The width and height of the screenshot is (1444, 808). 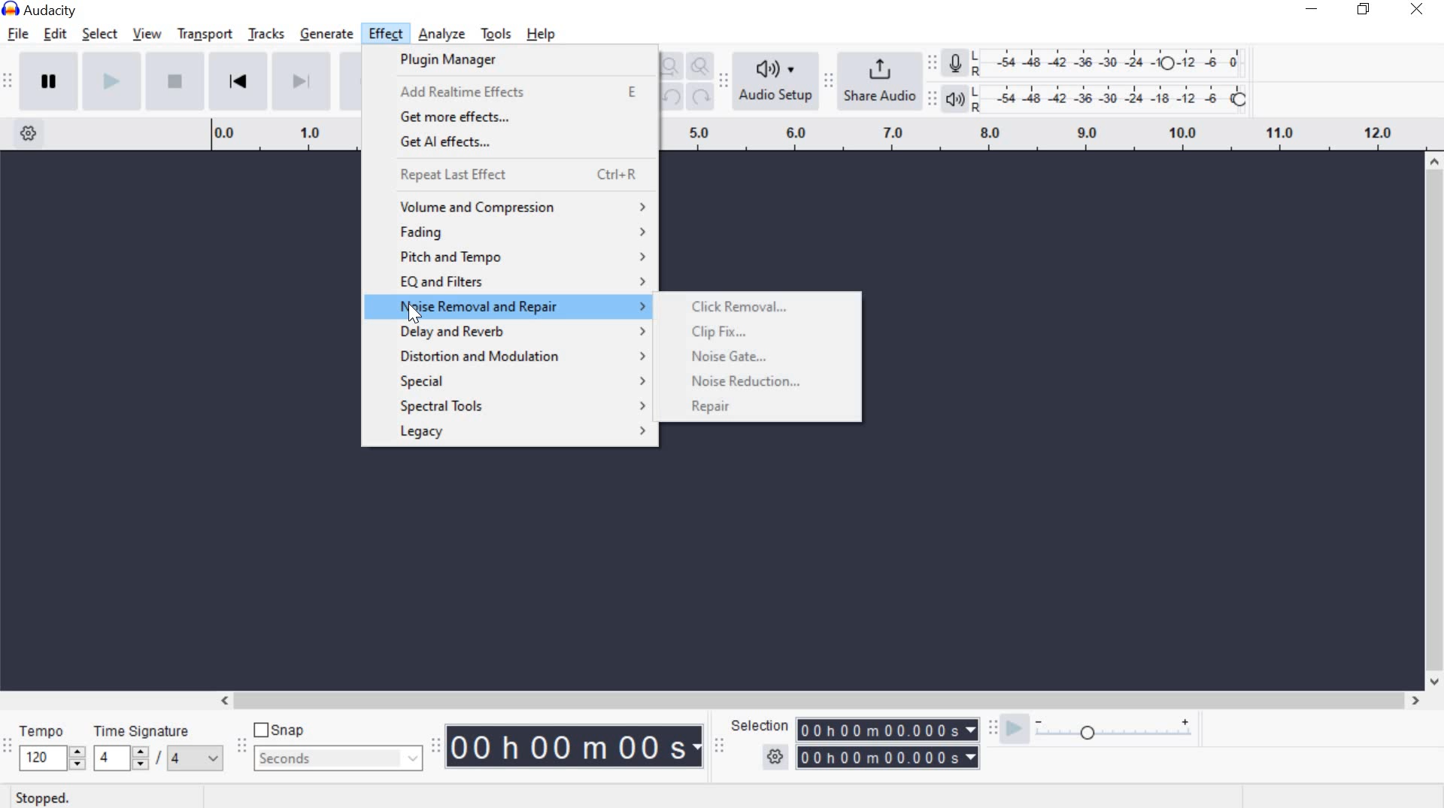 I want to click on selection, so click(x=760, y=724).